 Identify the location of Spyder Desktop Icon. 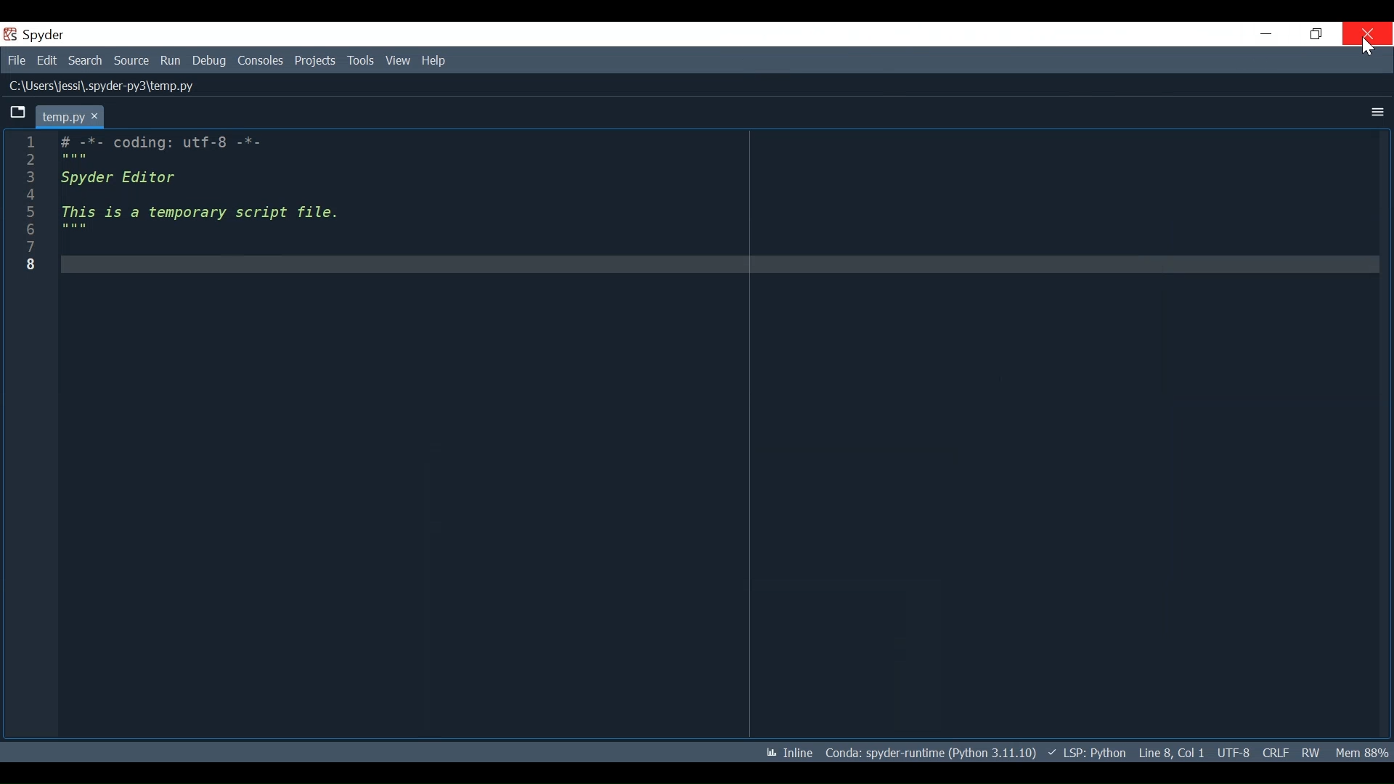
(32, 35).